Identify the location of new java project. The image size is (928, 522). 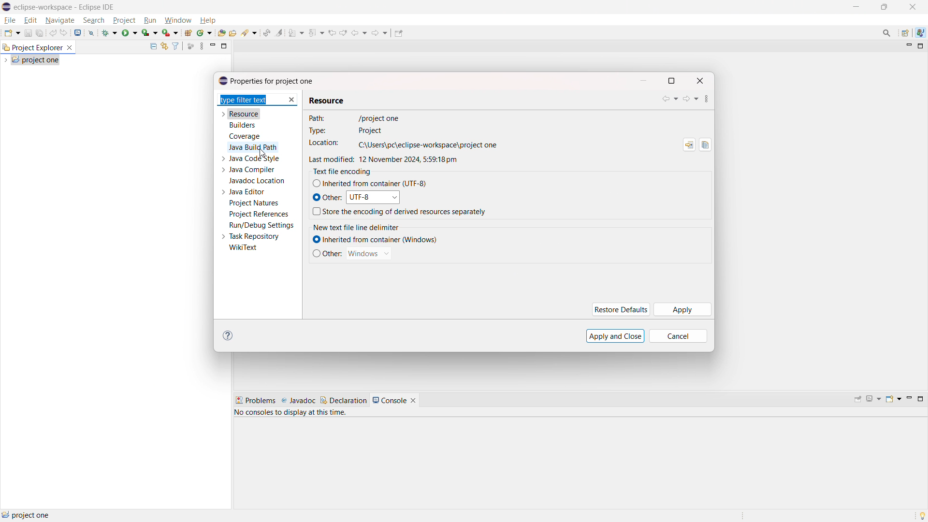
(188, 33).